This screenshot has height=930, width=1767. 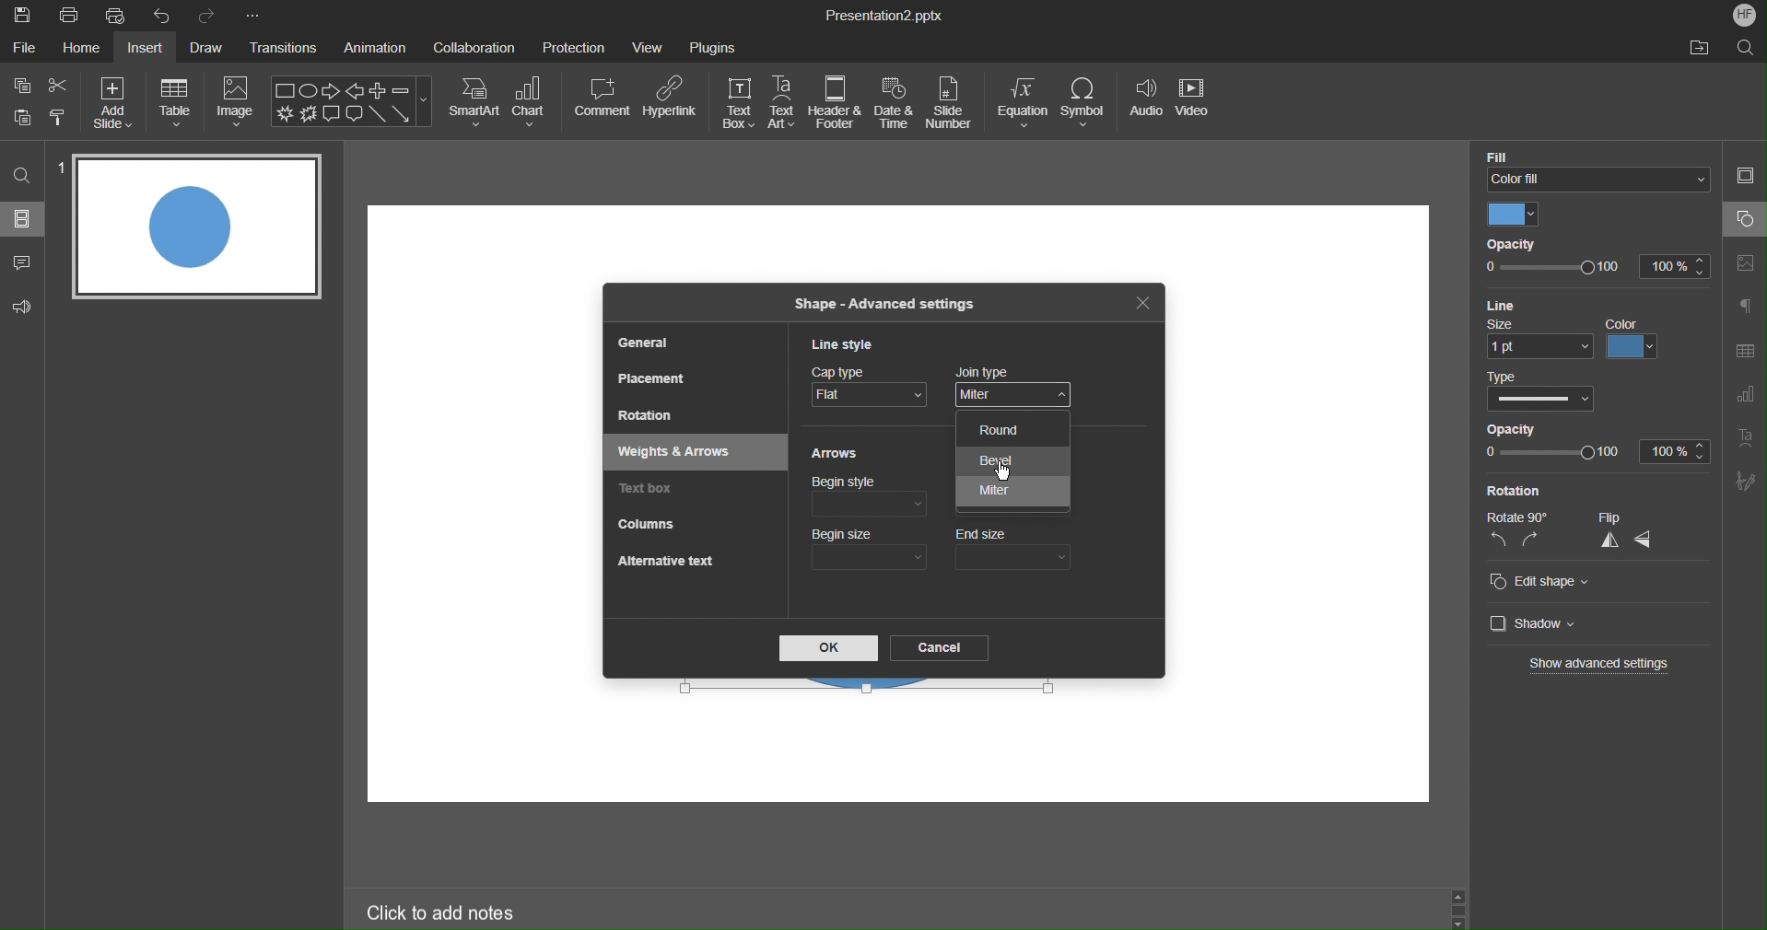 I want to click on Alternative Text, so click(x=665, y=562).